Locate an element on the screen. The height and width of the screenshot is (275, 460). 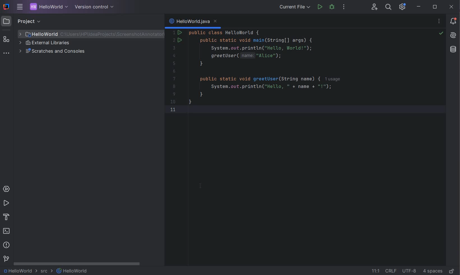
GO TO LINE is located at coordinates (376, 270).